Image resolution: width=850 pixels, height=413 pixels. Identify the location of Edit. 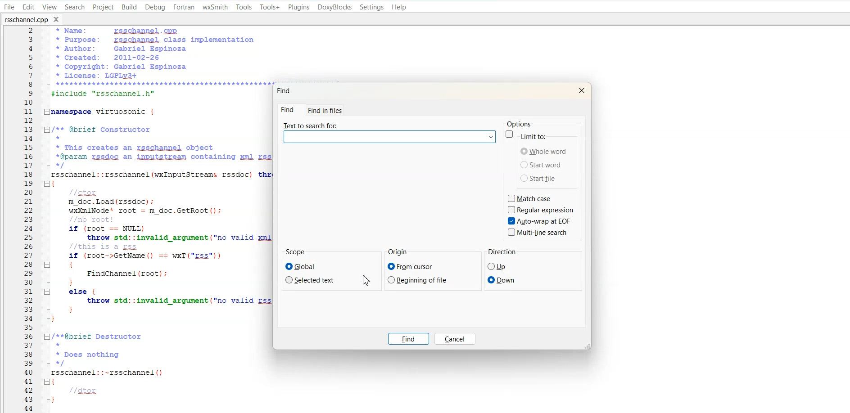
(28, 7).